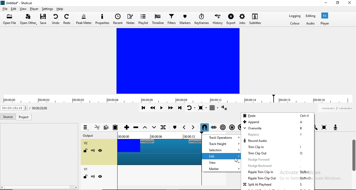 The height and width of the screenshot is (190, 356). What do you see at coordinates (60, 9) in the screenshot?
I see `help` at bounding box center [60, 9].